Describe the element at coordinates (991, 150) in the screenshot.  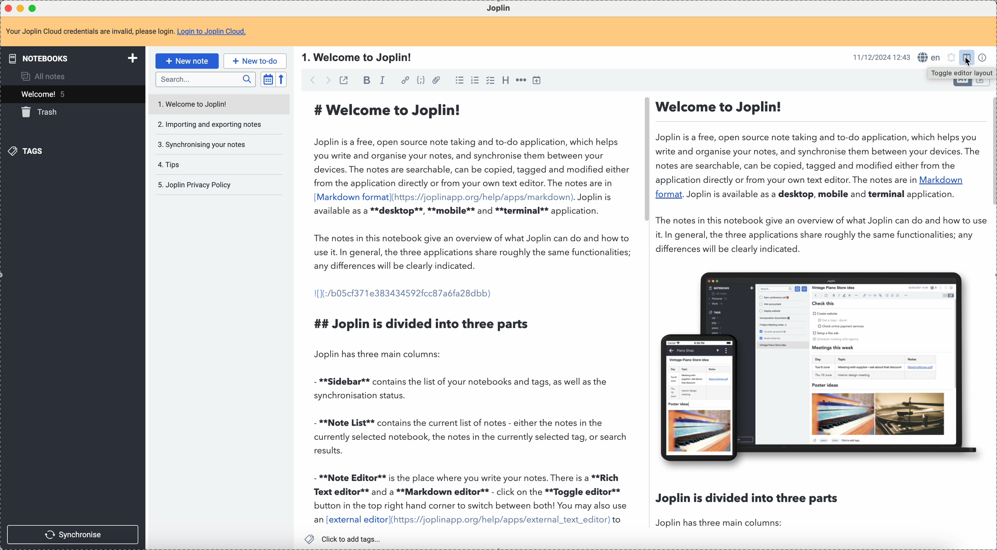
I see `scroll bar` at that location.